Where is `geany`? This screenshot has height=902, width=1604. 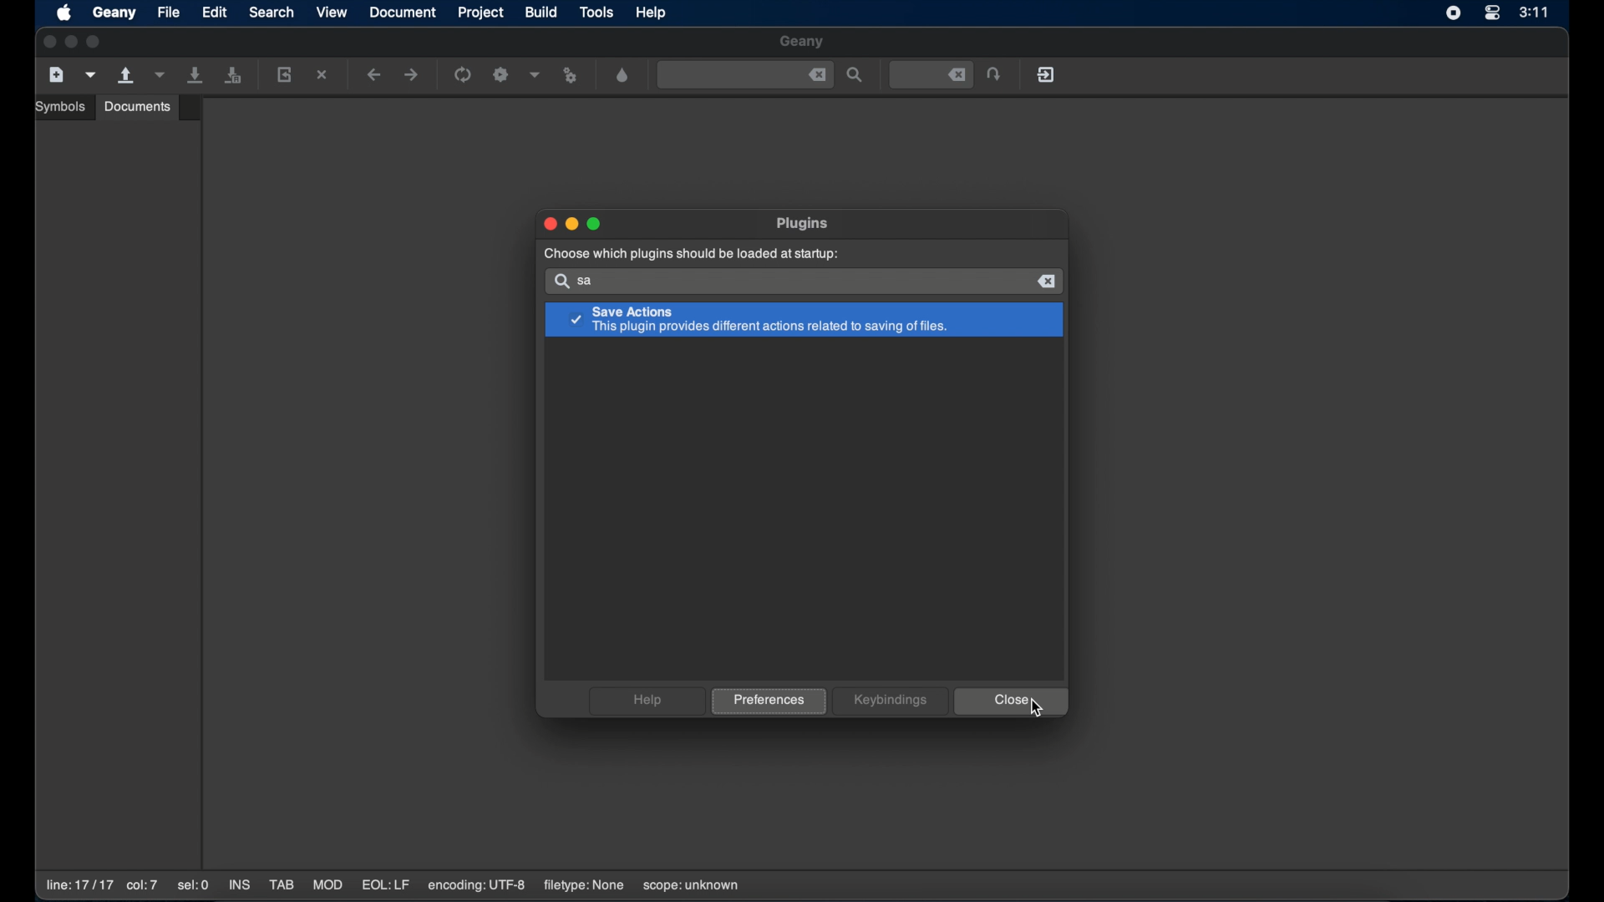 geany is located at coordinates (803, 43).